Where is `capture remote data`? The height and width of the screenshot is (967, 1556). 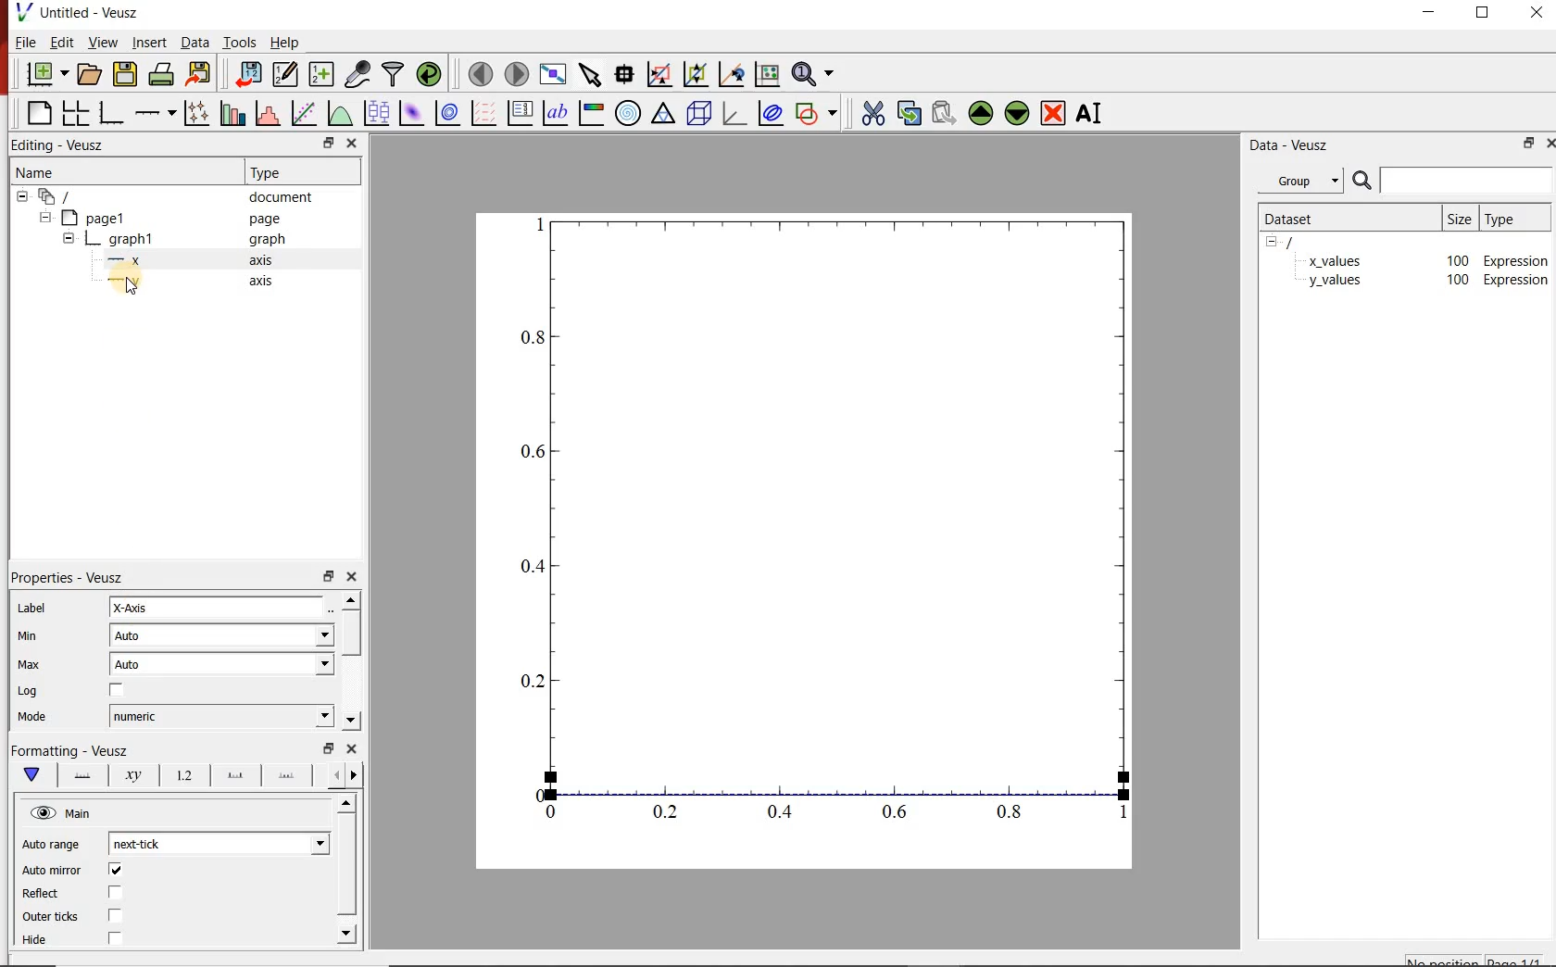 capture remote data is located at coordinates (358, 73).